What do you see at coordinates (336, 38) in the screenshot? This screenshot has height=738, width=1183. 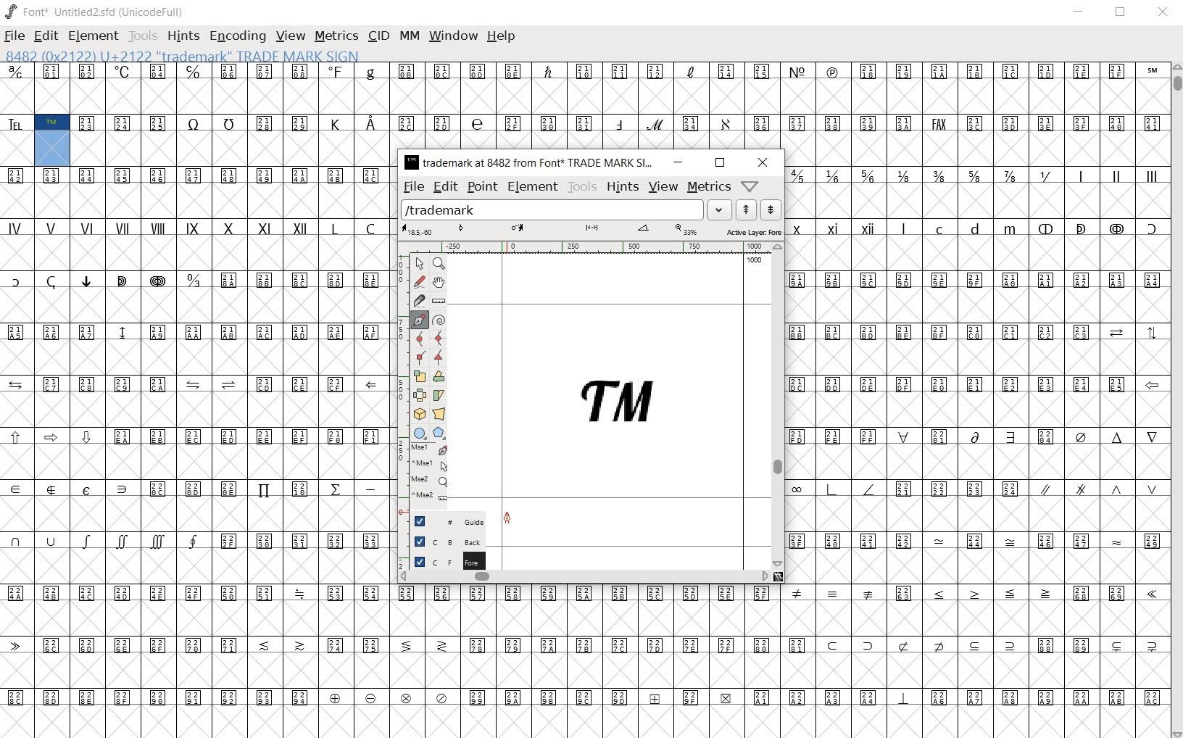 I see `METRICS` at bounding box center [336, 38].